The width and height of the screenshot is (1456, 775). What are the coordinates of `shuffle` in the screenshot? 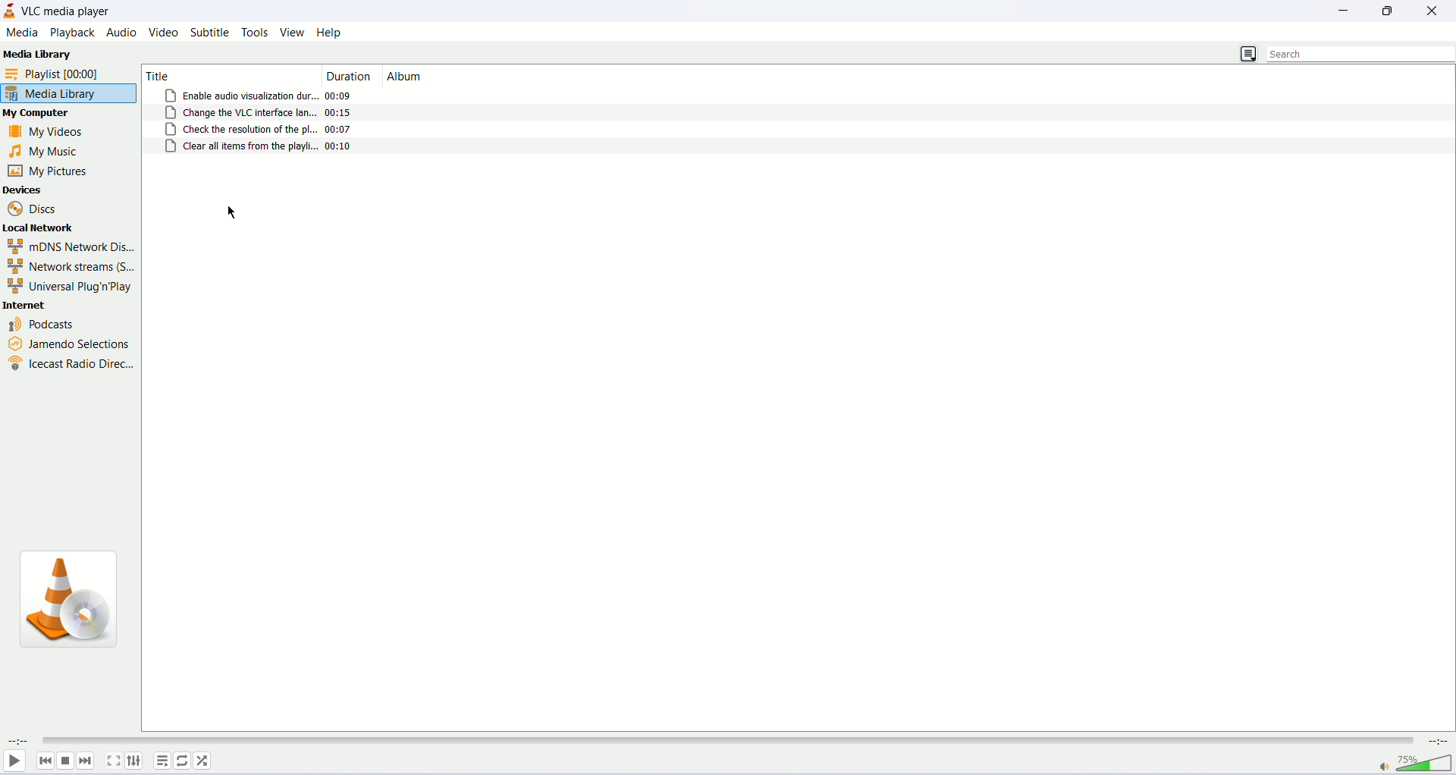 It's located at (206, 762).